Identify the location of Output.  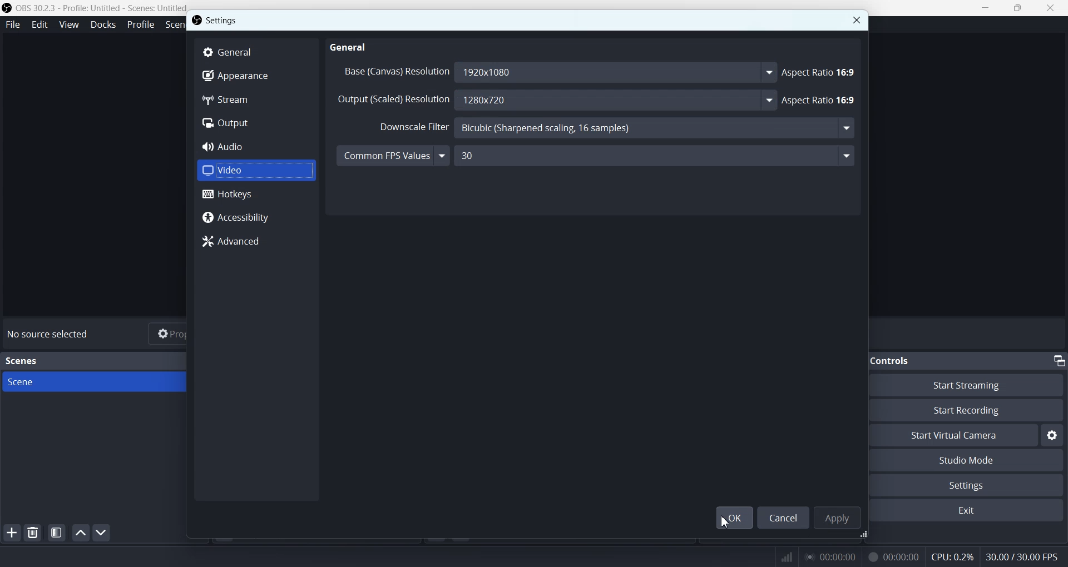
(256, 123).